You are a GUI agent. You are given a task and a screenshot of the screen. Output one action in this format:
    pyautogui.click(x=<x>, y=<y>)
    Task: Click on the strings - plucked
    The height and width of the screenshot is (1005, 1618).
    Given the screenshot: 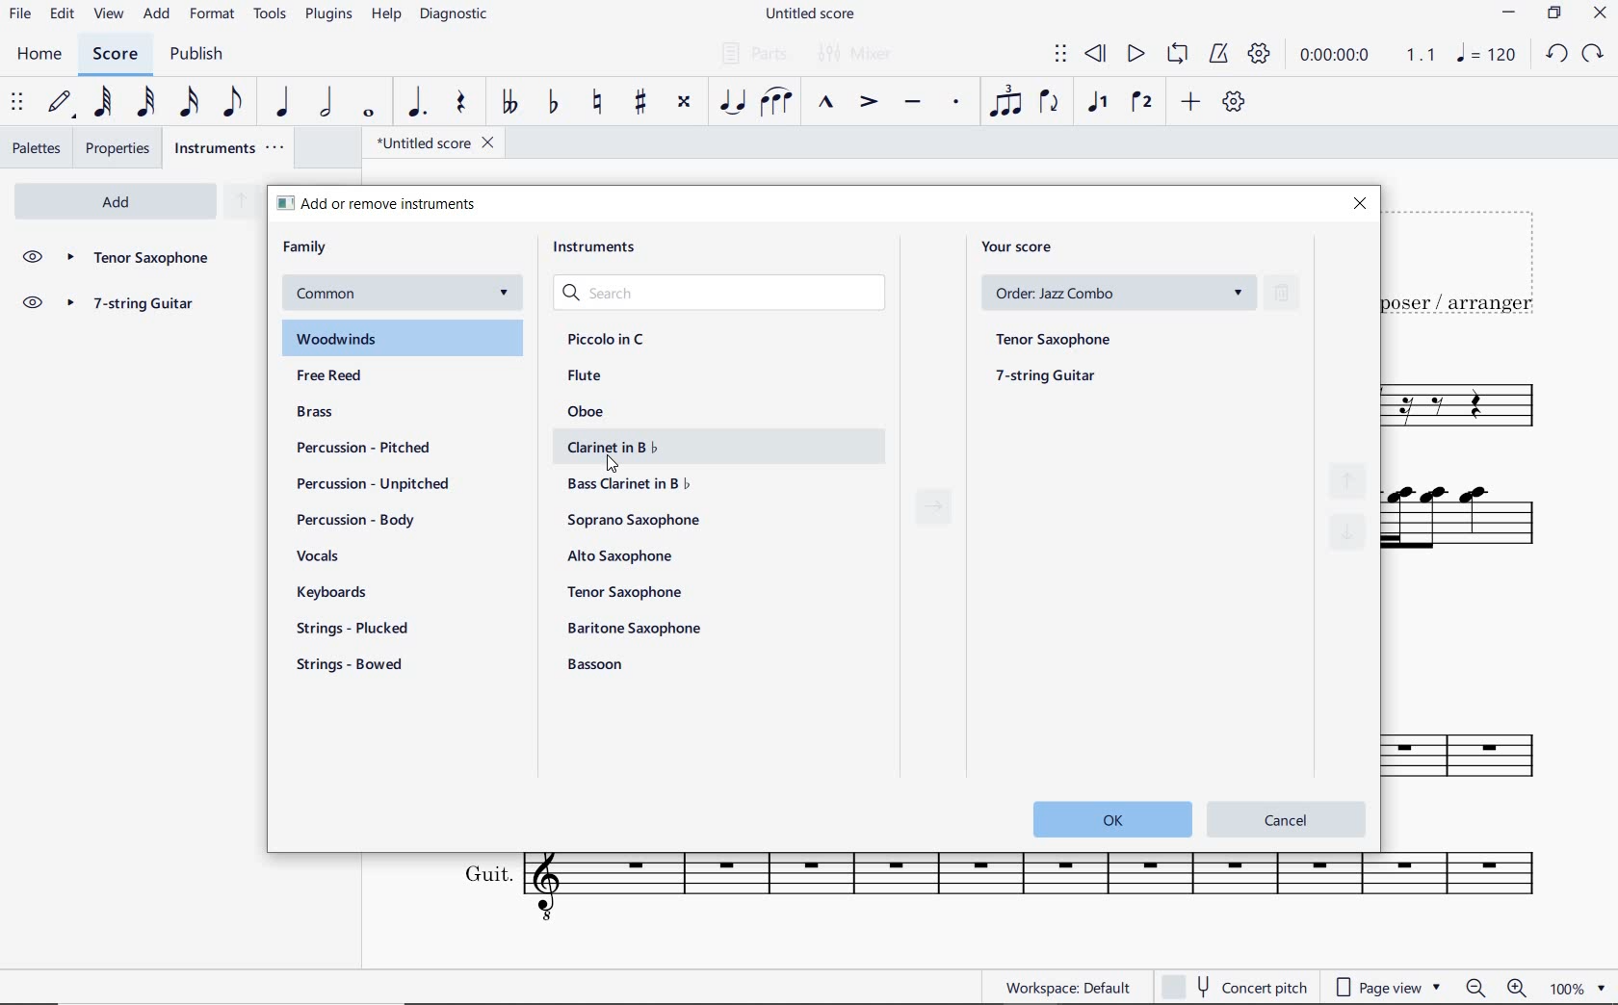 What is the action you would take?
    pyautogui.click(x=357, y=628)
    